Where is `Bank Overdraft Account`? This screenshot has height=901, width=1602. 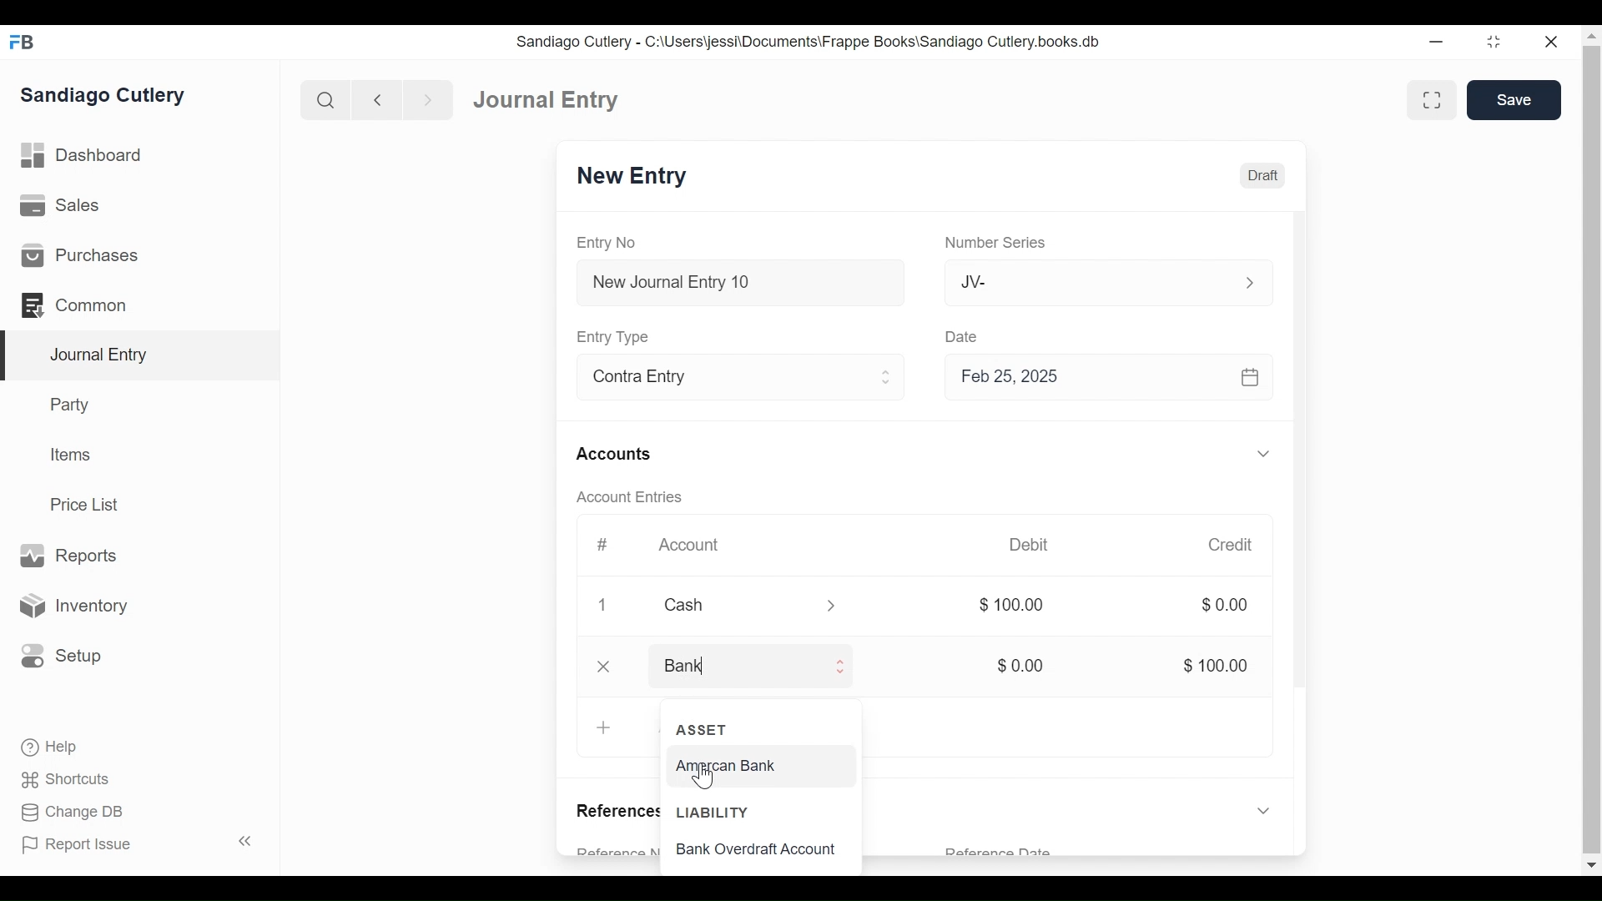 Bank Overdraft Account is located at coordinates (773, 852).